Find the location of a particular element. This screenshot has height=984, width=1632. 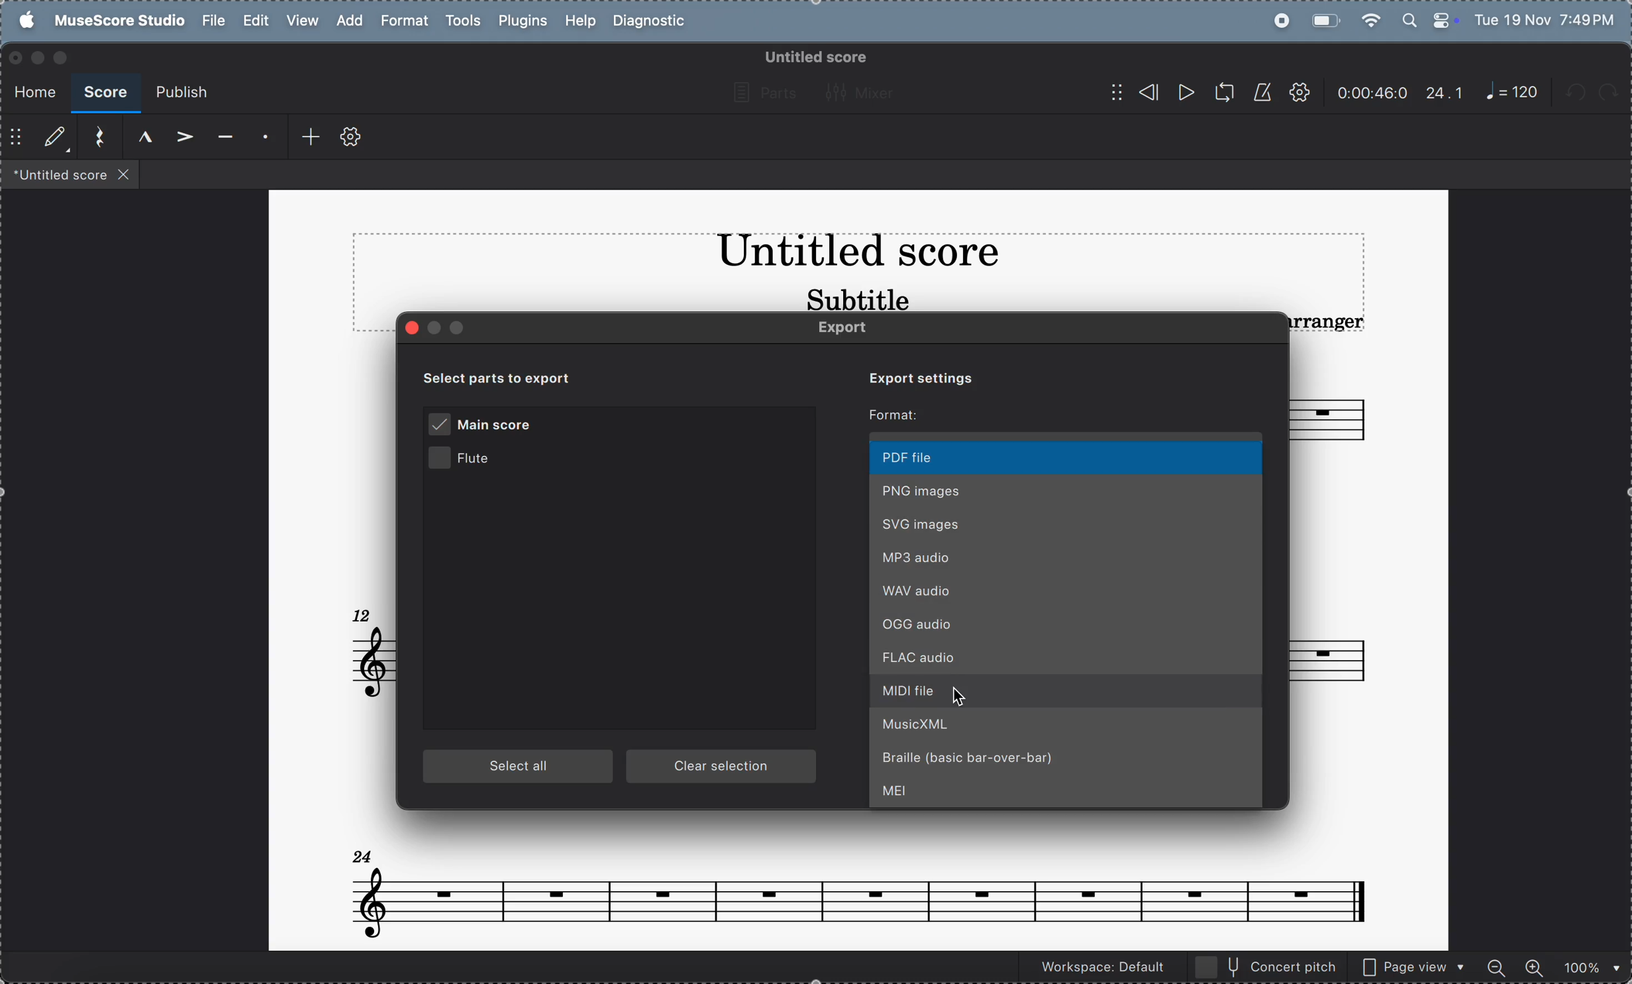

Brallie basic bar over bar is located at coordinates (1067, 763).